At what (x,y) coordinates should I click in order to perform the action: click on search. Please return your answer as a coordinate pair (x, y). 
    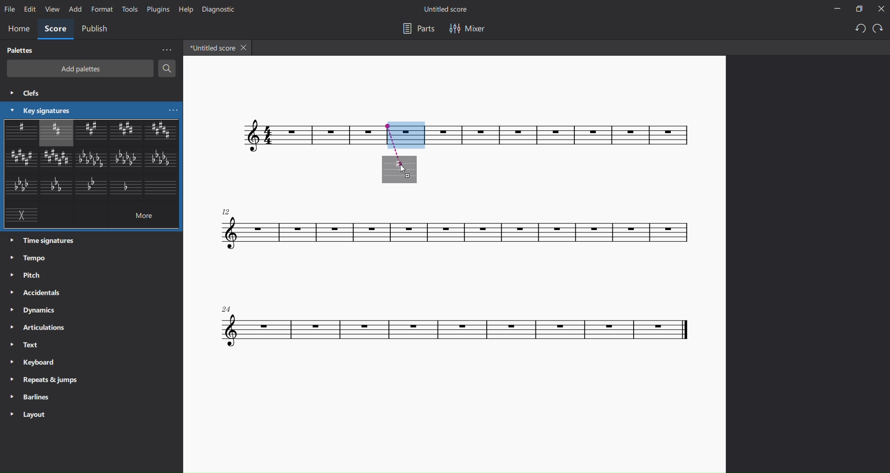
    Looking at the image, I should click on (166, 68).